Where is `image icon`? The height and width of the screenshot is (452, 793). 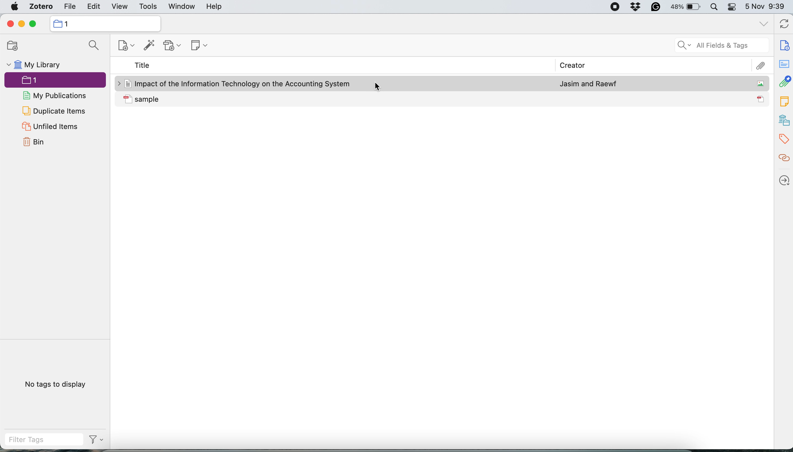 image icon is located at coordinates (760, 83).